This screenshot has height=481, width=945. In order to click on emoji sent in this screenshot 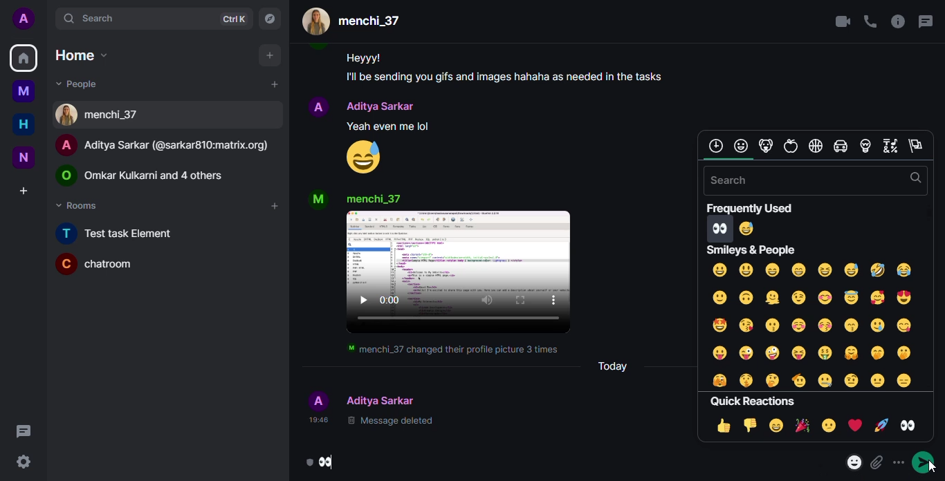, I will do `click(323, 462)`.